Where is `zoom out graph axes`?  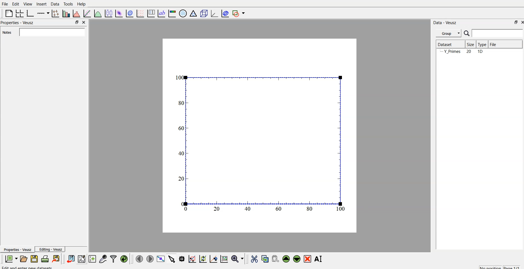 zoom out graph axes is located at coordinates (213, 259).